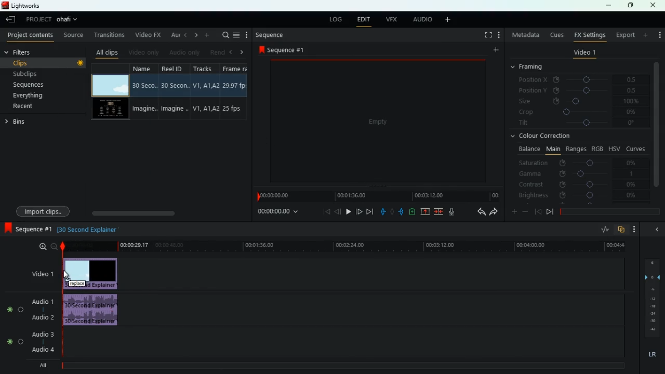 This screenshot has width=665, height=374. I want to click on bins, so click(17, 123).